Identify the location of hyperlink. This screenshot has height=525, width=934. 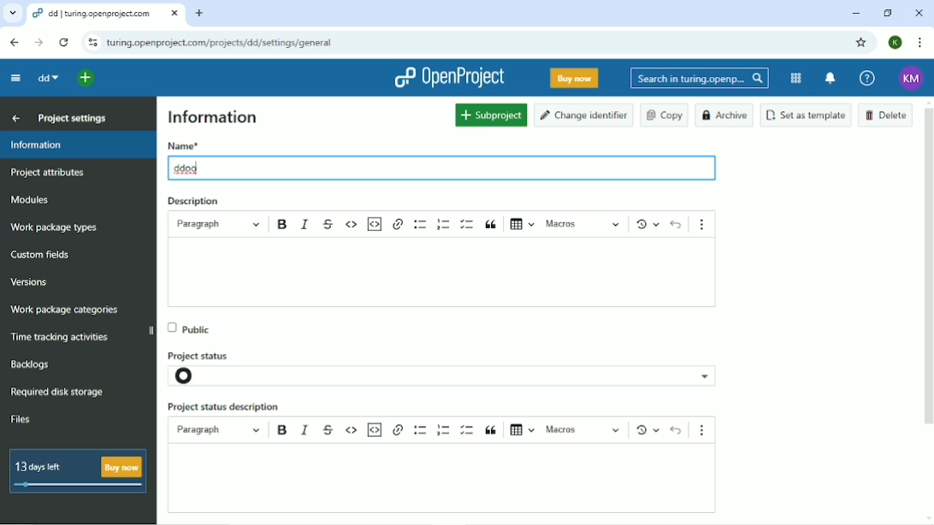
(399, 226).